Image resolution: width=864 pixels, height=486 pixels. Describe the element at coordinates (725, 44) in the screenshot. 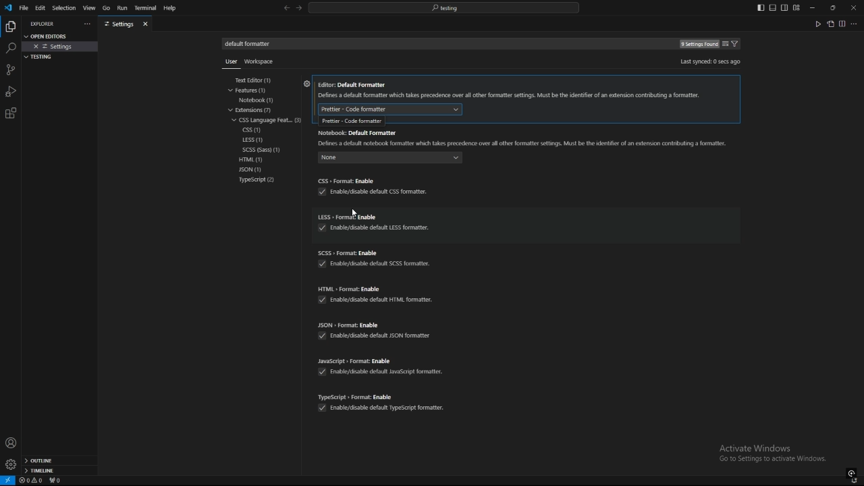

I see `change settings ` at that location.